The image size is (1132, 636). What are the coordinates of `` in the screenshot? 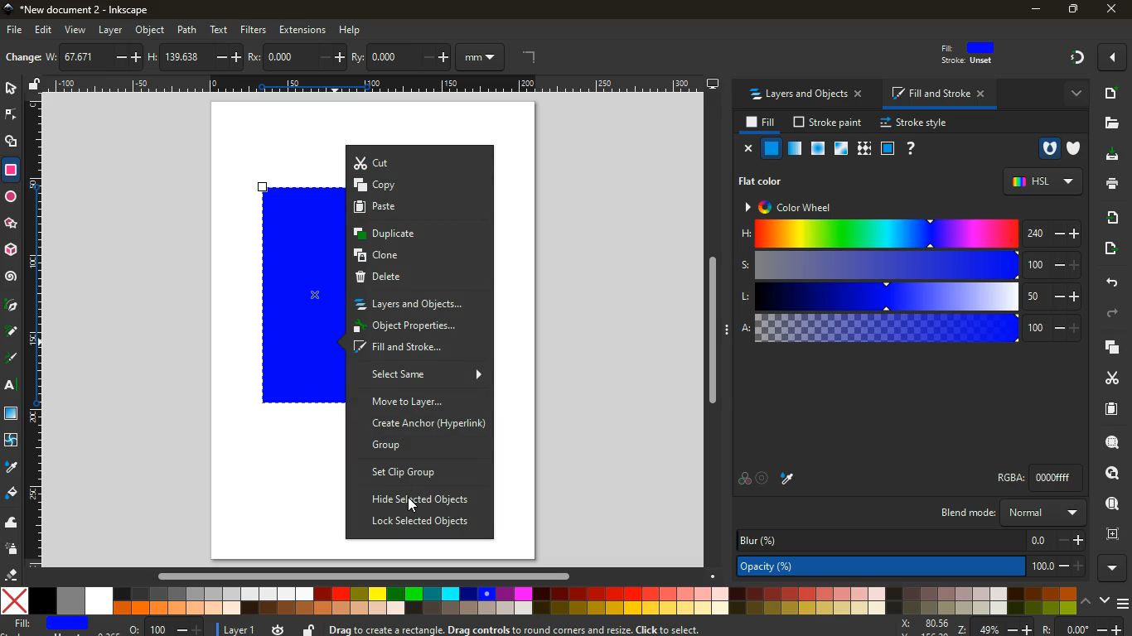 It's located at (710, 330).